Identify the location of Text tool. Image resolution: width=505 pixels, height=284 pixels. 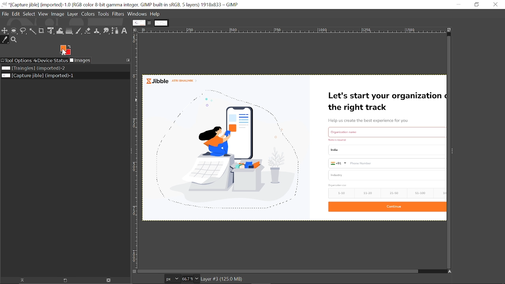
(124, 31).